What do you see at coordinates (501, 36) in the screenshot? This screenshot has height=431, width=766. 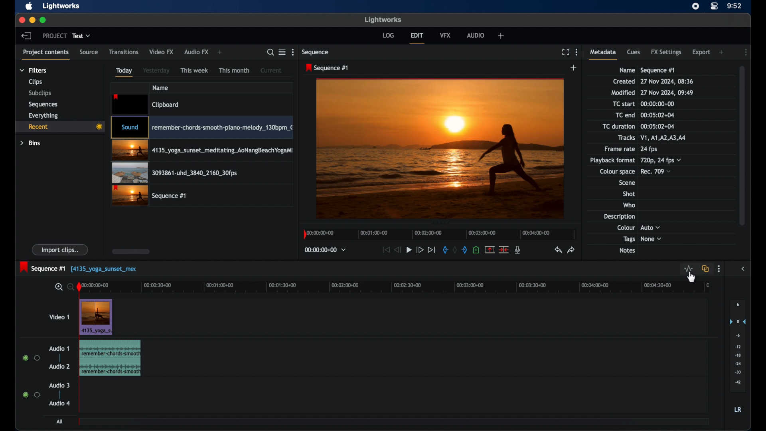 I see `add` at bounding box center [501, 36].